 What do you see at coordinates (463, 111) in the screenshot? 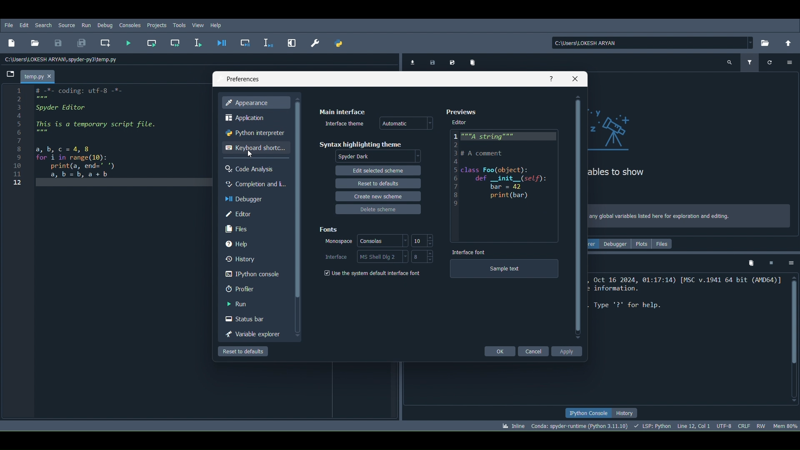
I see `Previewers` at bounding box center [463, 111].